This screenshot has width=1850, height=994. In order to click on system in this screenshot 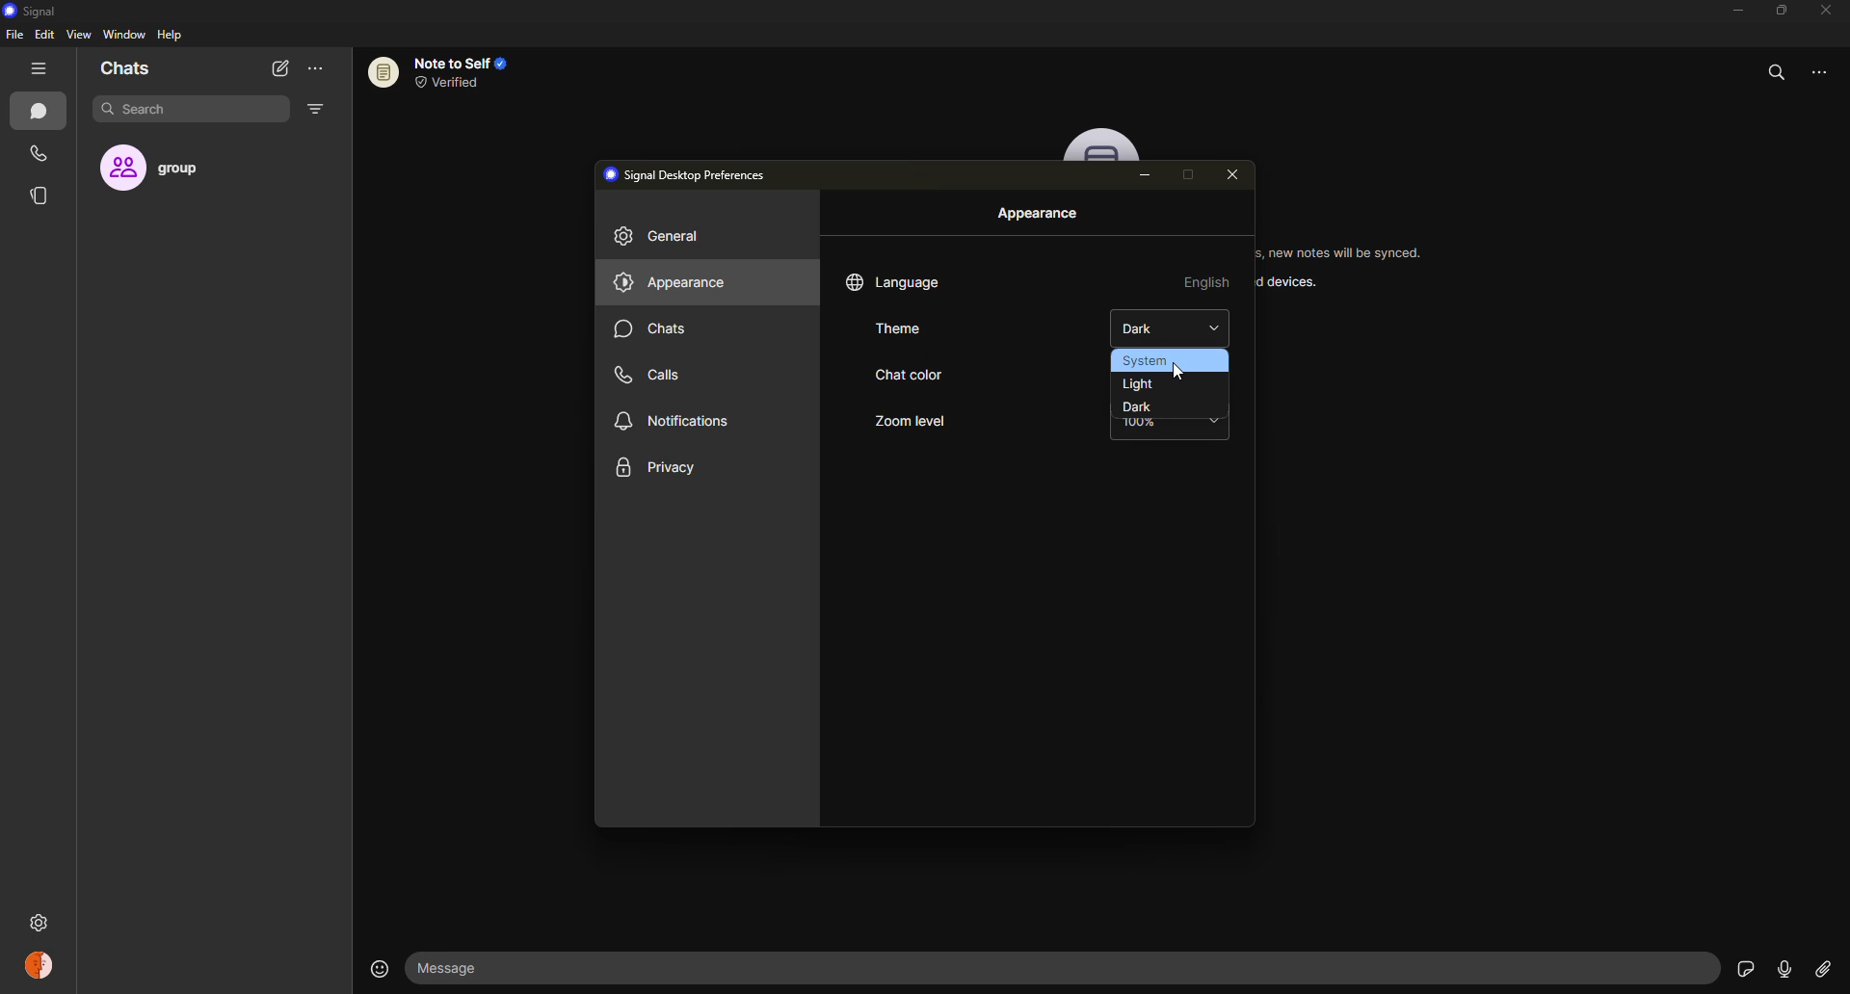, I will do `click(1149, 363)`.